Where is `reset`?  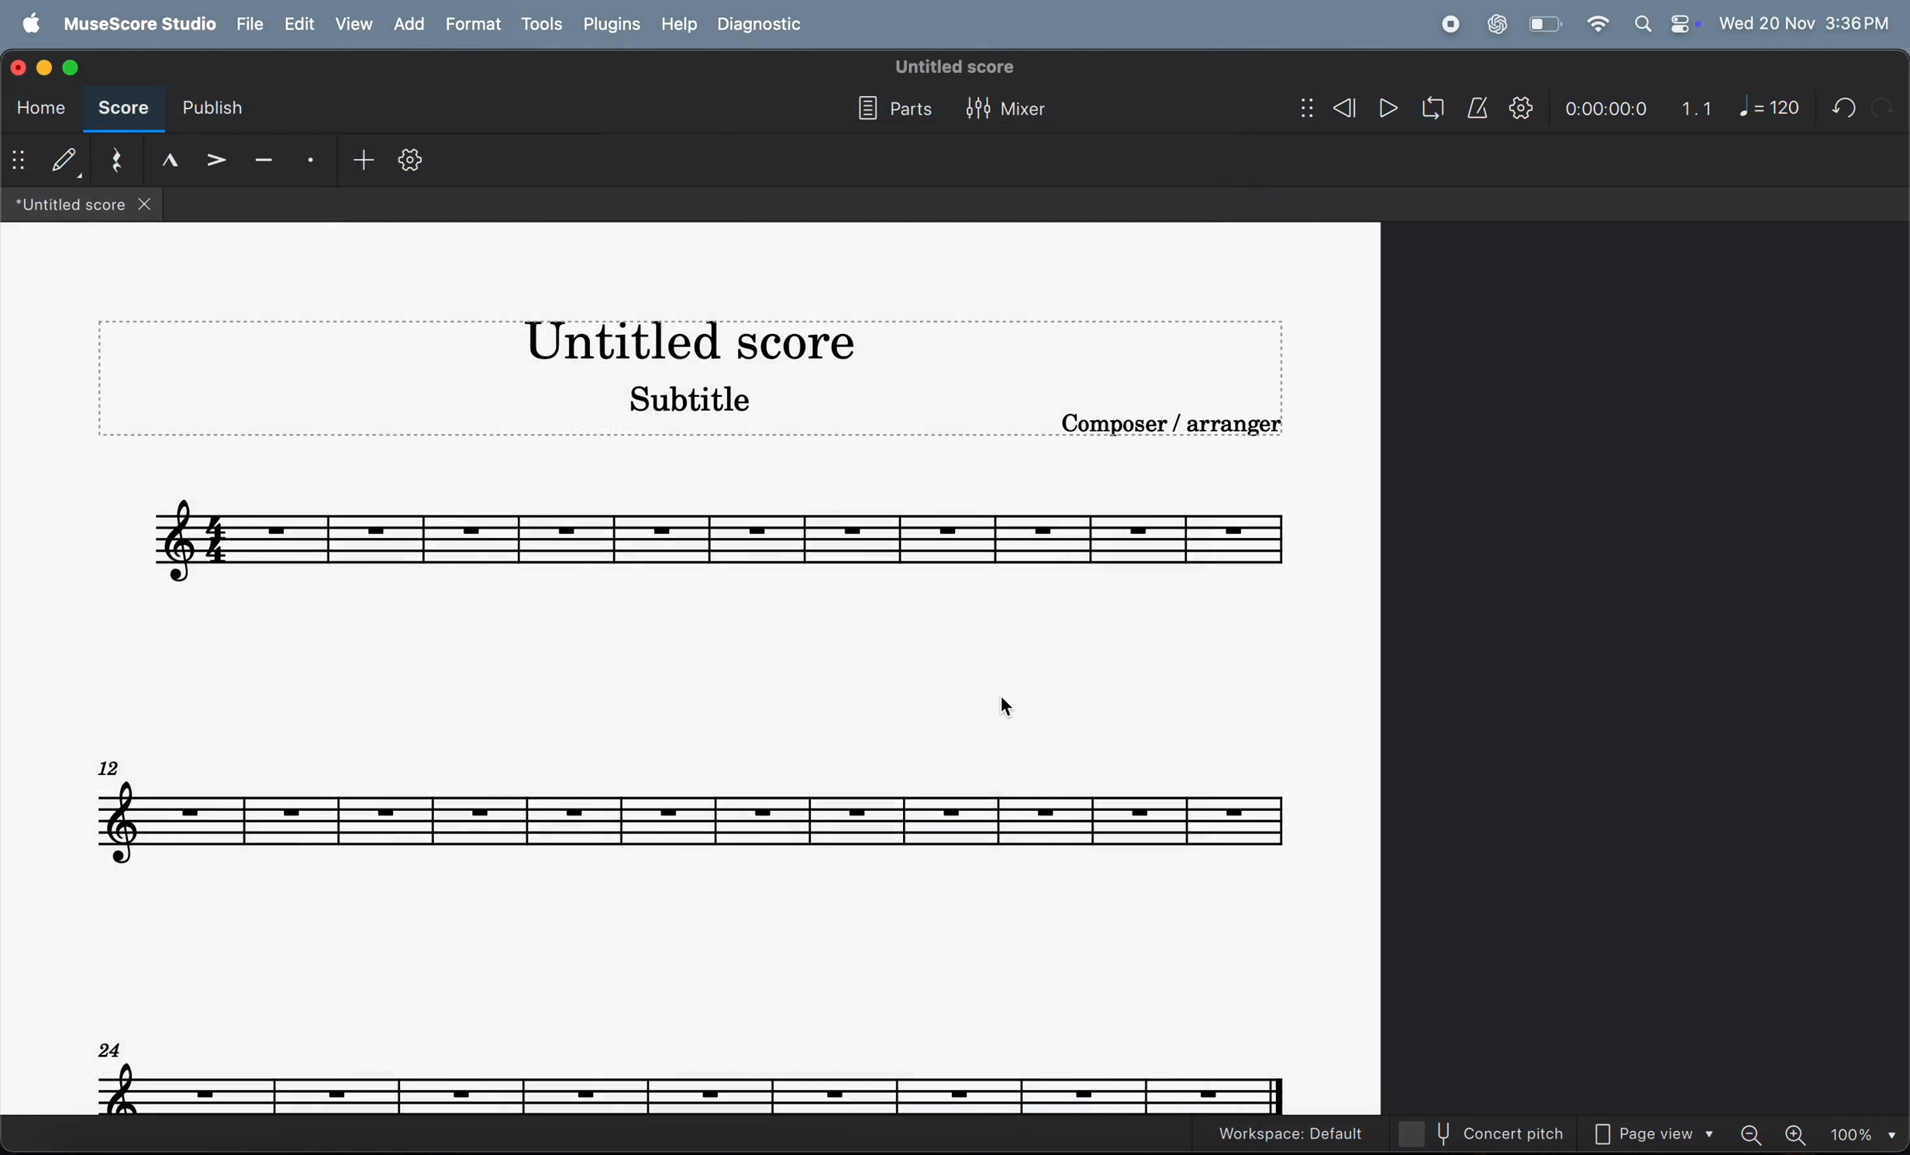 reset is located at coordinates (117, 161).